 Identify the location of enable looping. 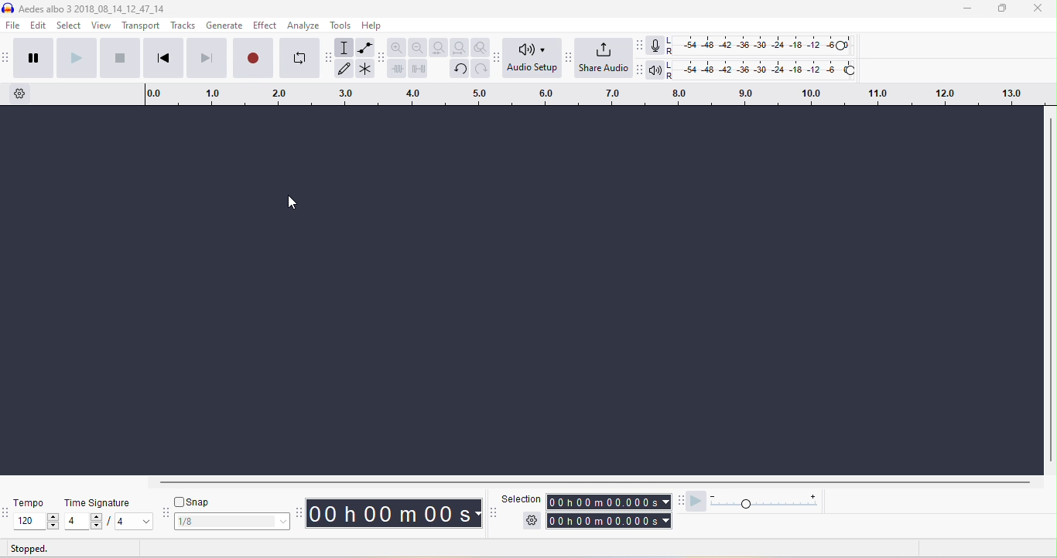
(299, 57).